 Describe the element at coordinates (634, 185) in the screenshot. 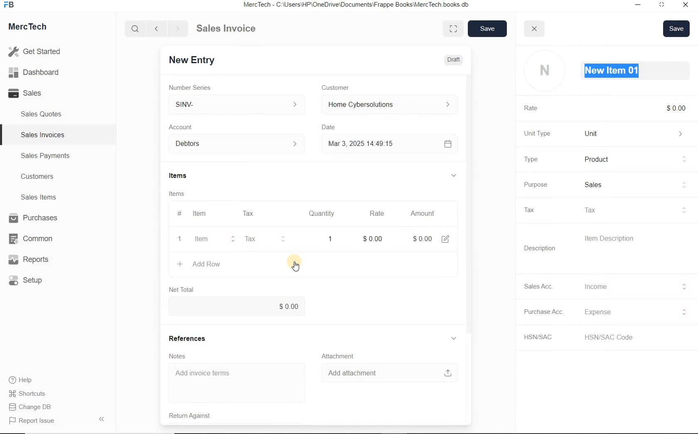

I see `Sales` at that location.